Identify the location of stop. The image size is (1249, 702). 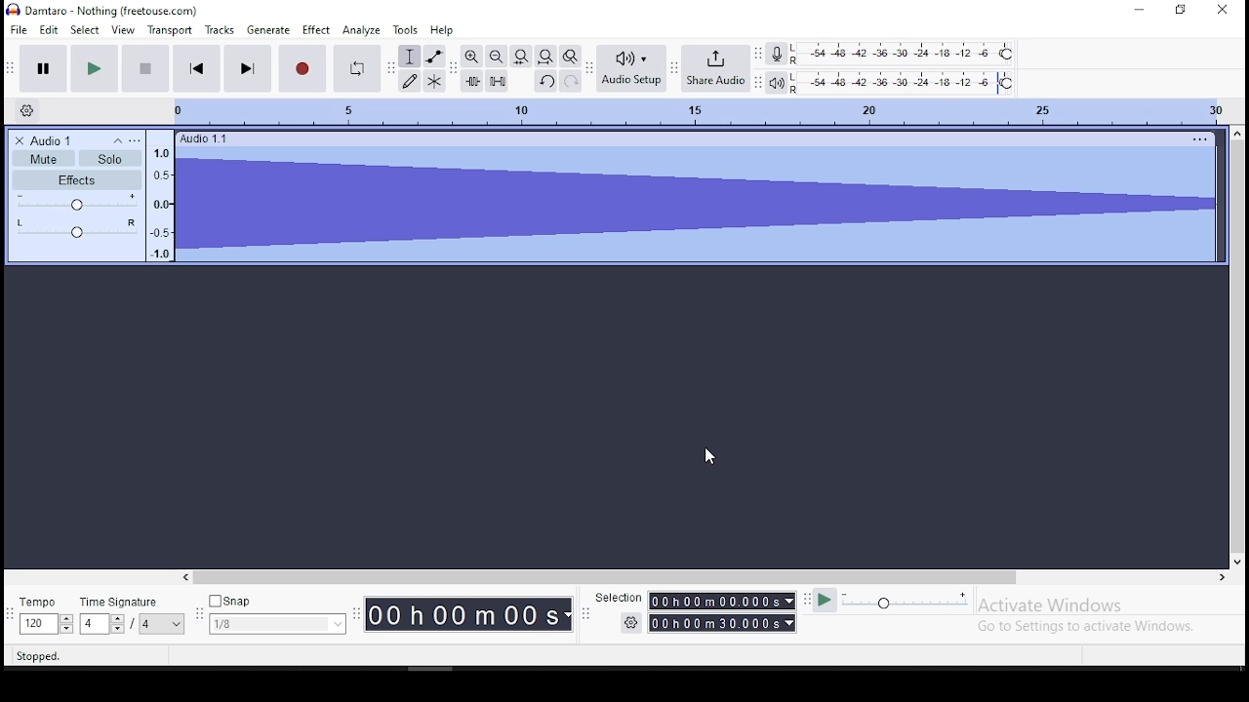
(145, 67).